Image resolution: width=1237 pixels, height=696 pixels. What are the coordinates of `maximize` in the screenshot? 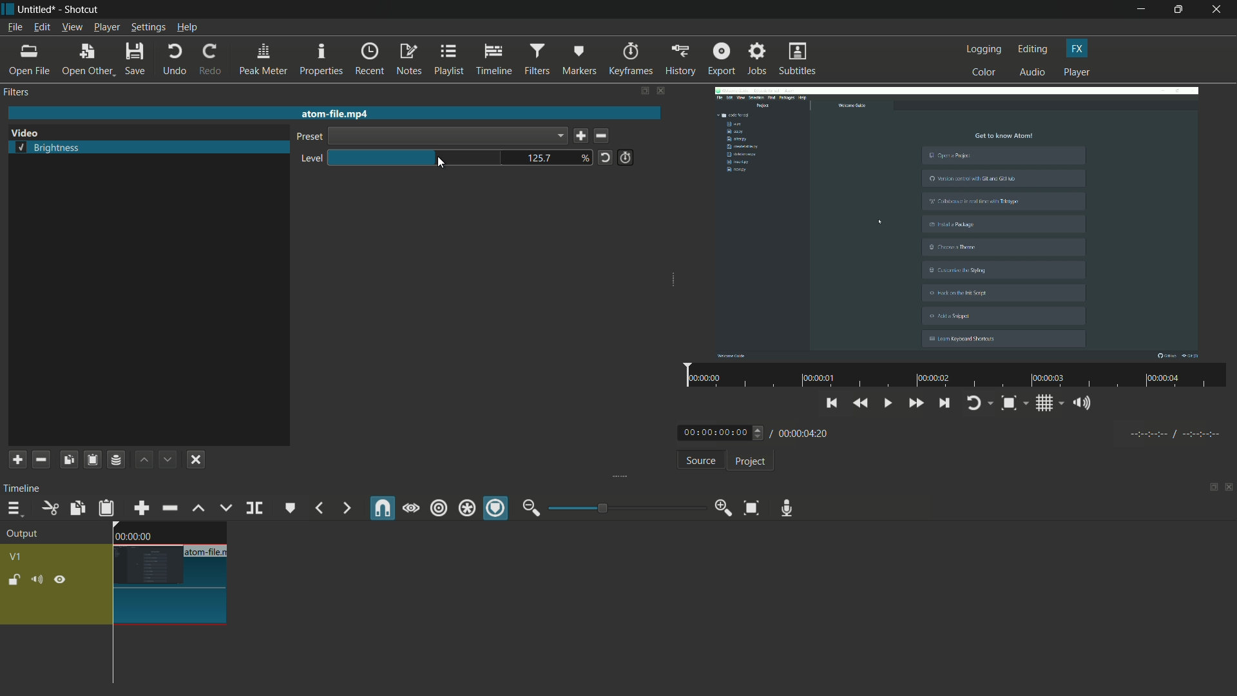 It's located at (1180, 10).